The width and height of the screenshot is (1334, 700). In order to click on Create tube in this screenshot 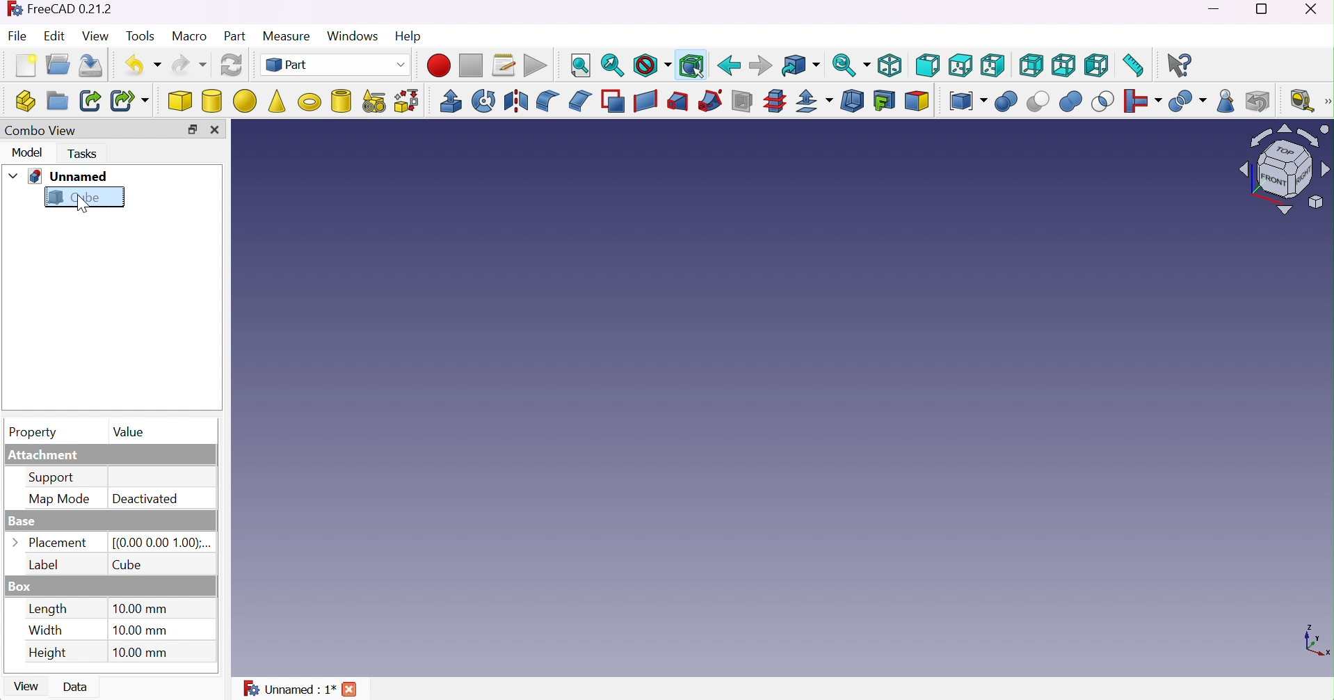, I will do `click(341, 100)`.